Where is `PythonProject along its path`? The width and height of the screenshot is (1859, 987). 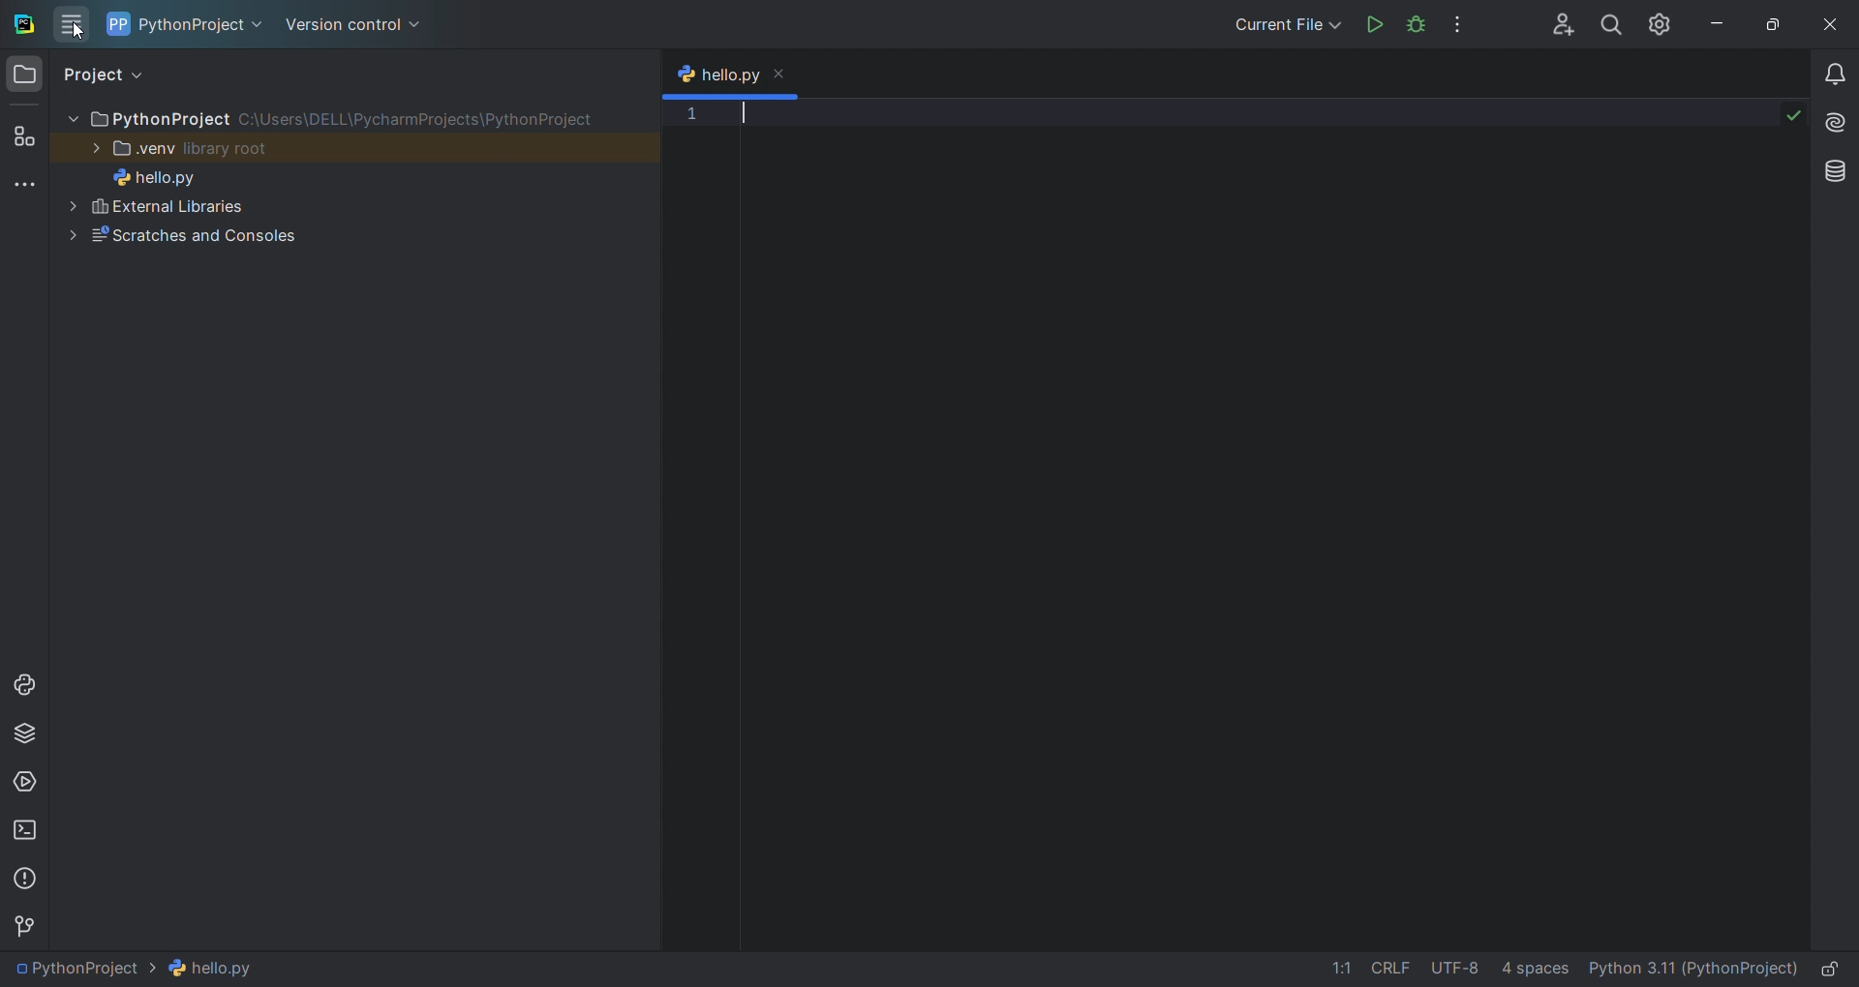
PythonProject along its path is located at coordinates (327, 118).